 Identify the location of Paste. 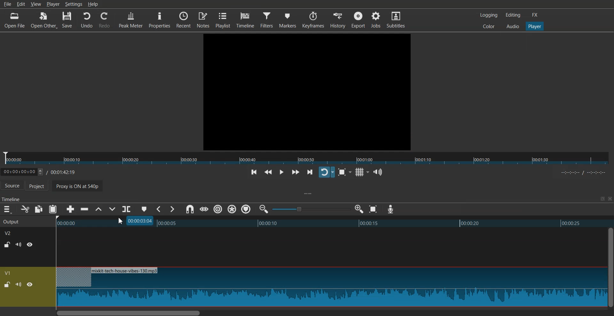
(53, 209).